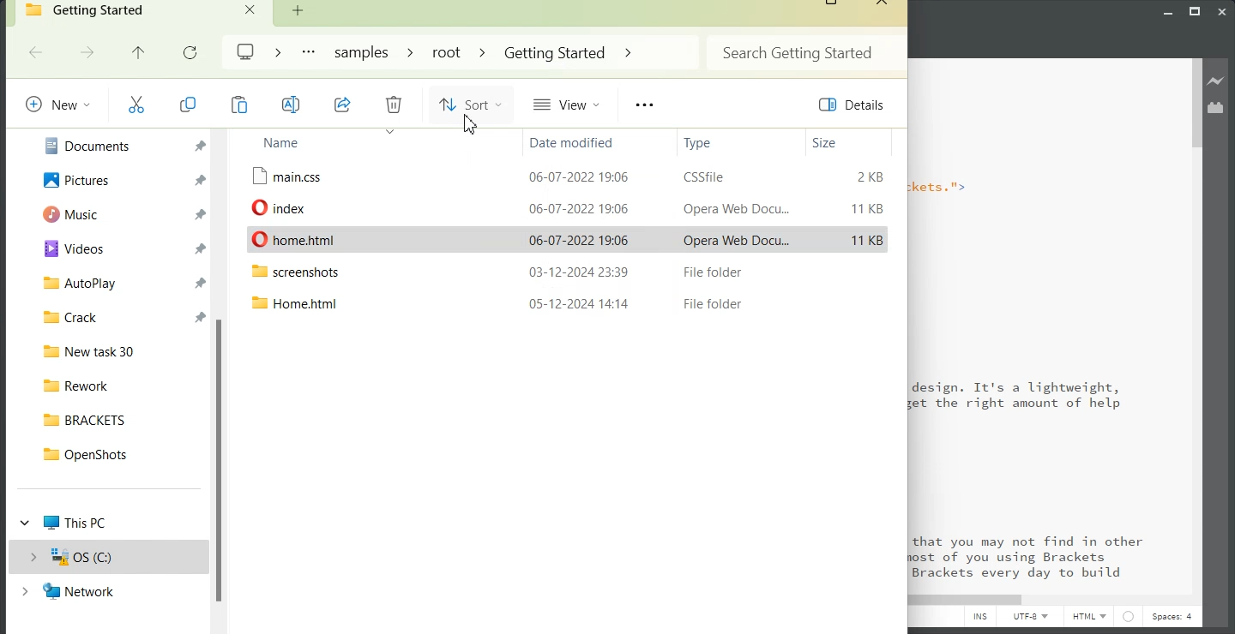 The image size is (1235, 634). What do you see at coordinates (117, 351) in the screenshot?
I see `New task 30 File` at bounding box center [117, 351].